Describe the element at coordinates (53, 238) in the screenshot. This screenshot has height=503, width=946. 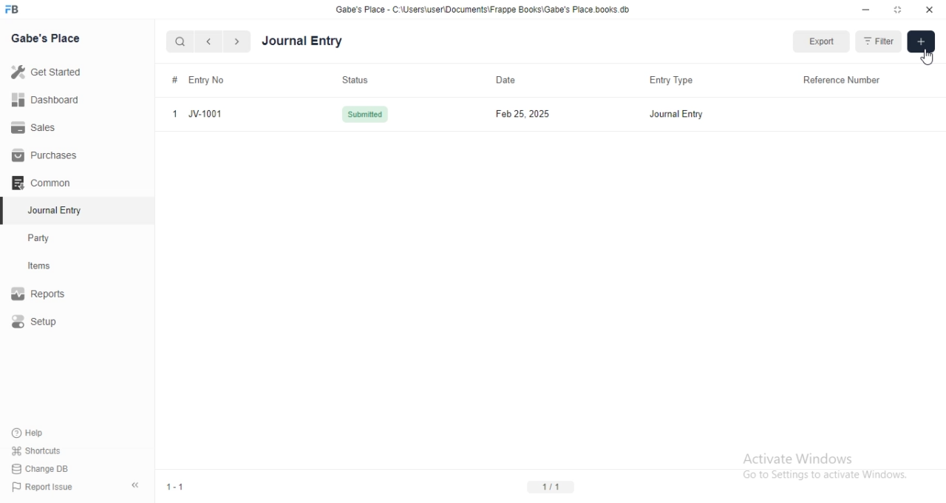
I see `Party` at that location.